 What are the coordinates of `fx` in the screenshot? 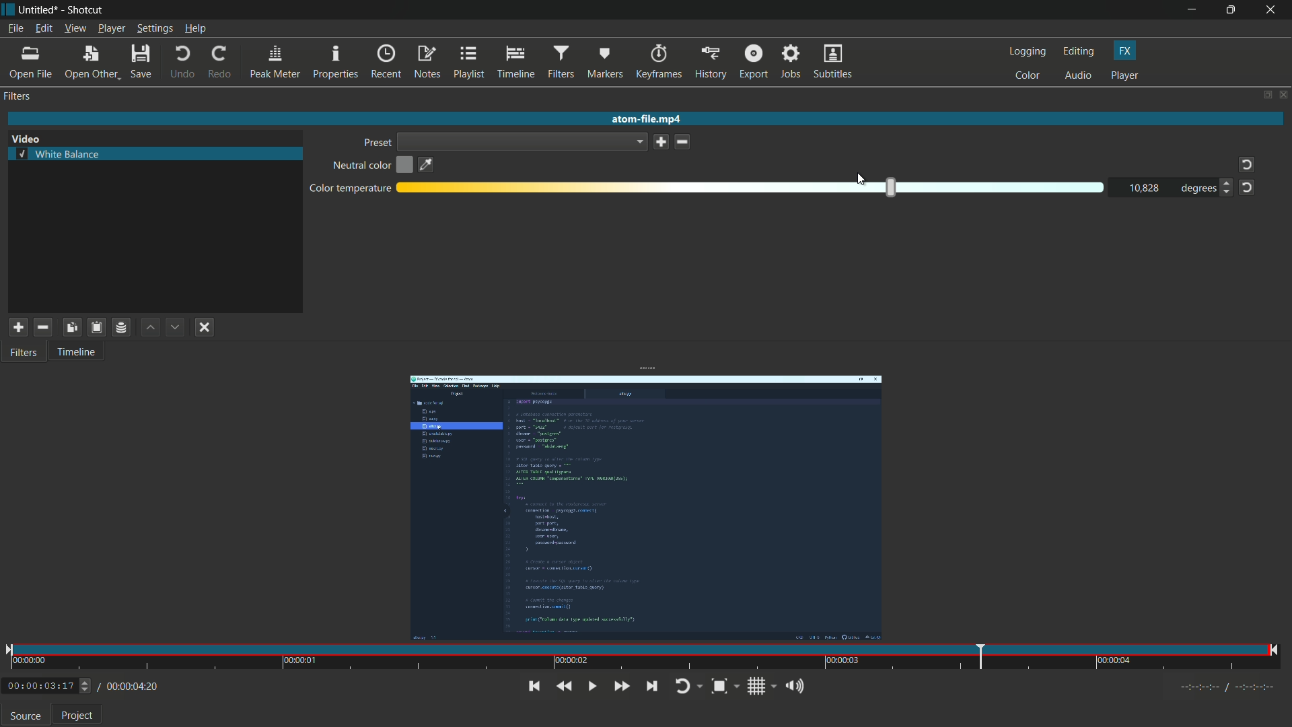 It's located at (1124, 51).